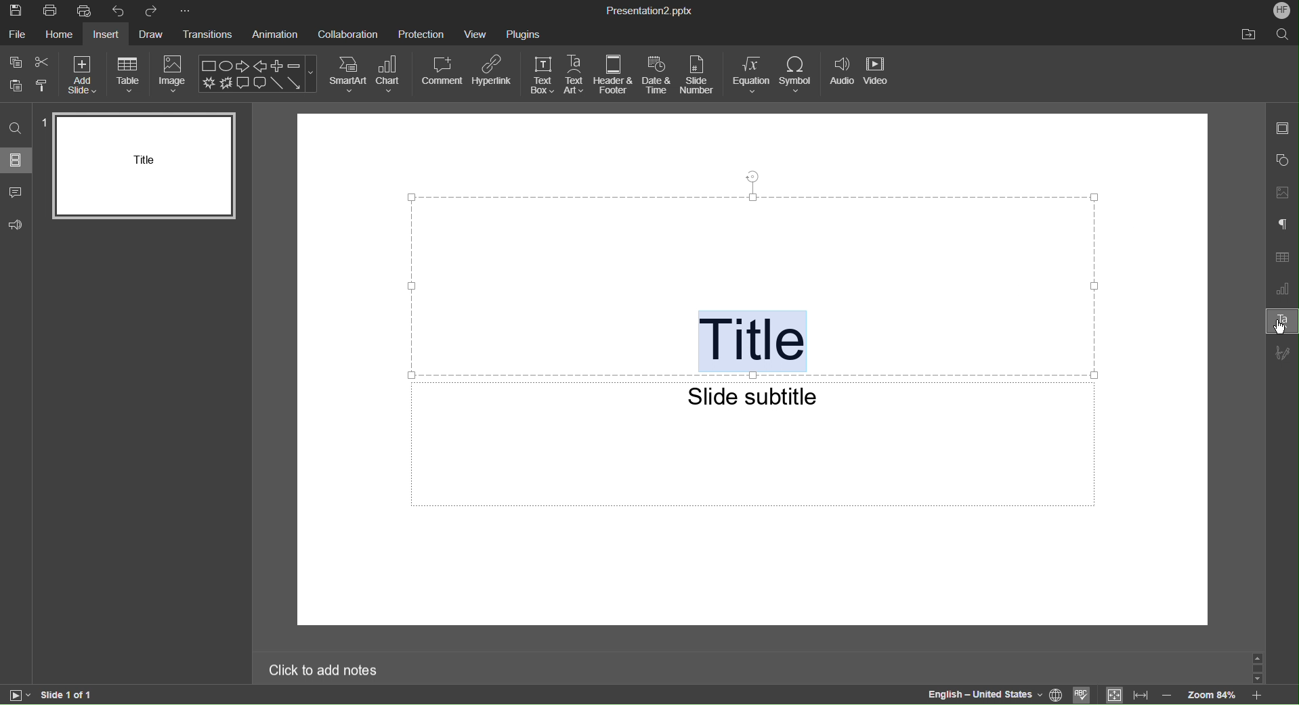 This screenshot has height=705, width=1299. What do you see at coordinates (756, 341) in the screenshot?
I see `Title Selecte` at bounding box center [756, 341].